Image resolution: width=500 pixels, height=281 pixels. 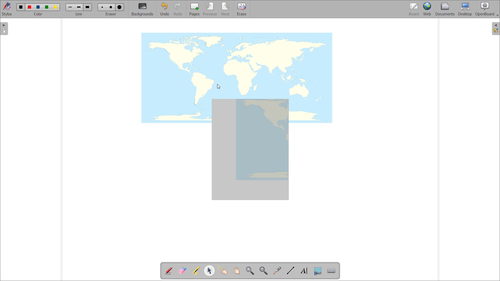 What do you see at coordinates (414, 9) in the screenshot?
I see `board` at bounding box center [414, 9].